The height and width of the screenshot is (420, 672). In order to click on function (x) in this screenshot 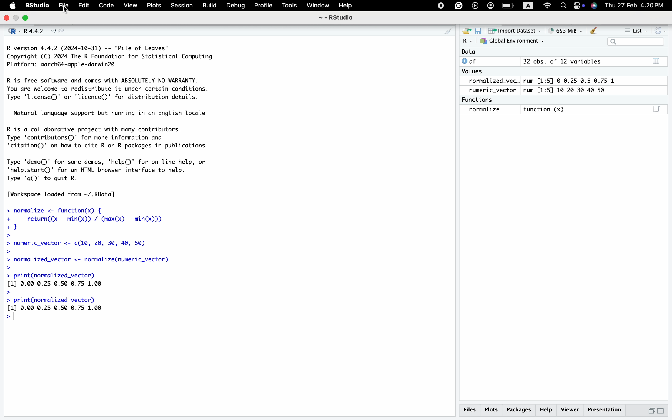, I will do `click(546, 110)`.